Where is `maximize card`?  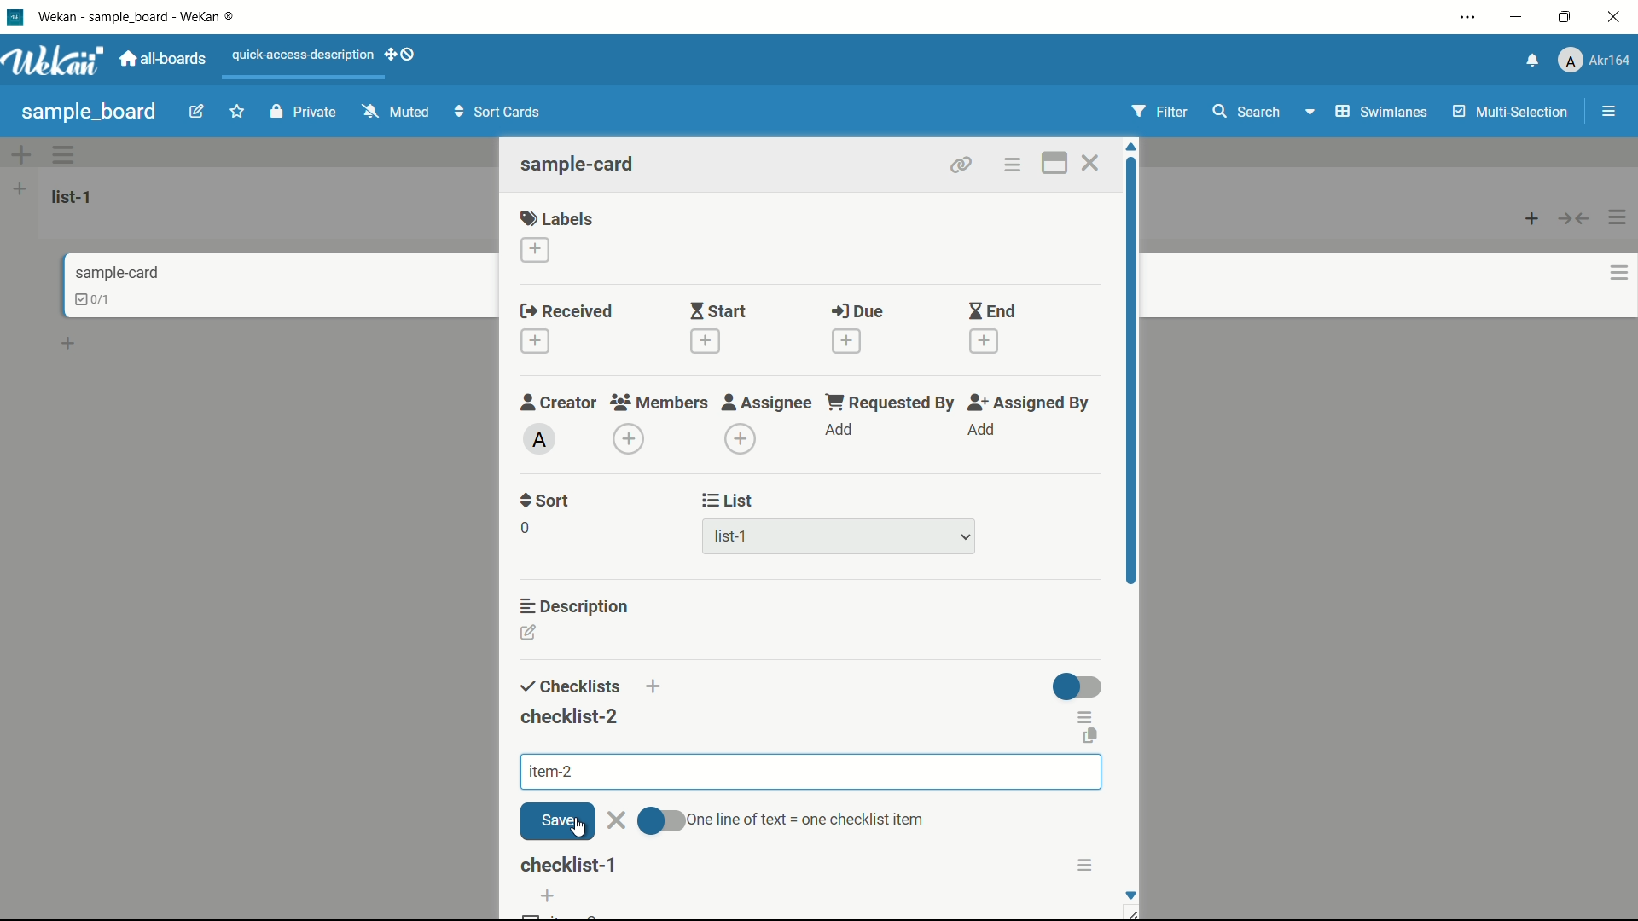
maximize card is located at coordinates (1054, 165).